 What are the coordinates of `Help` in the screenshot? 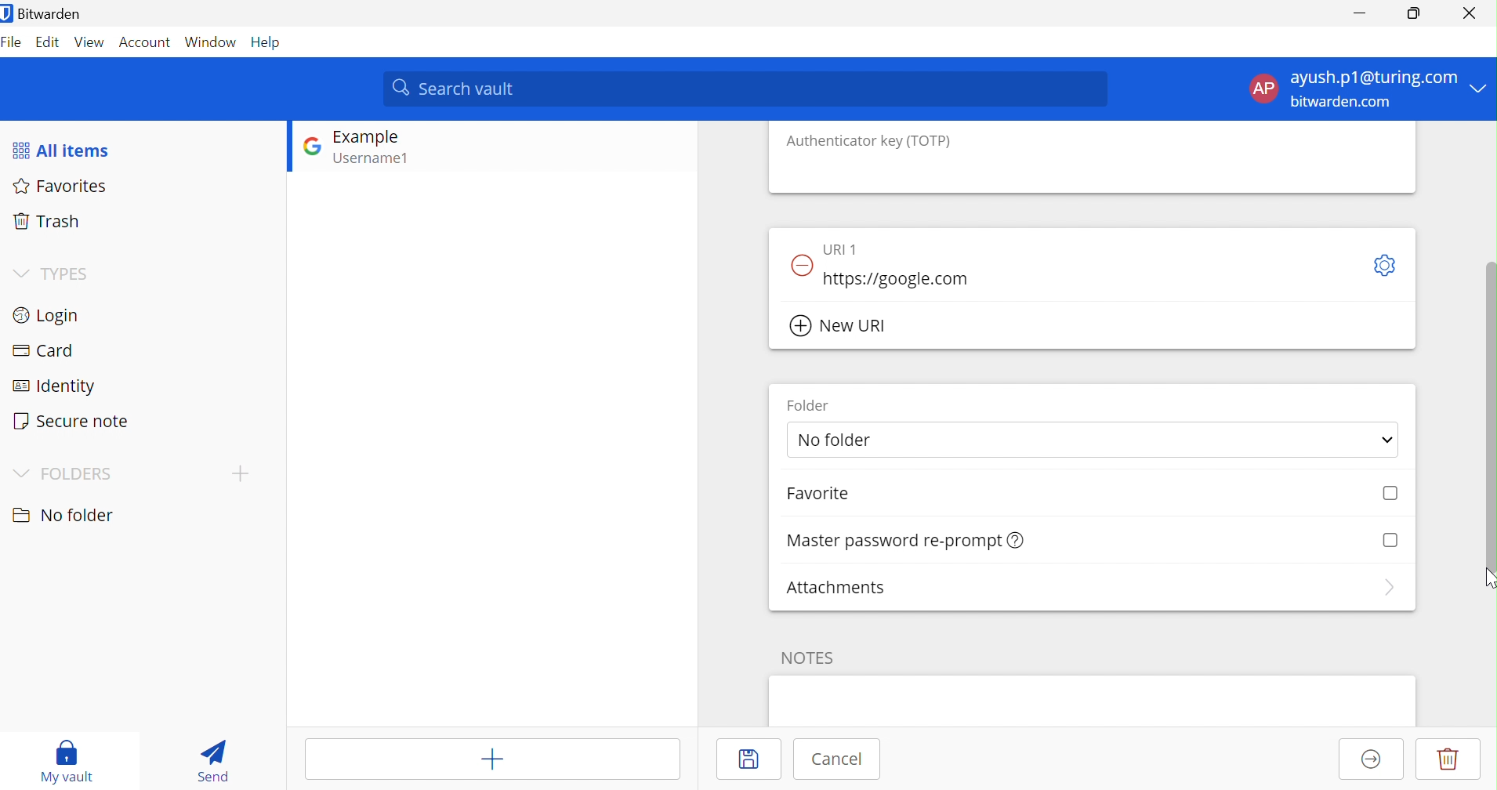 It's located at (269, 42).